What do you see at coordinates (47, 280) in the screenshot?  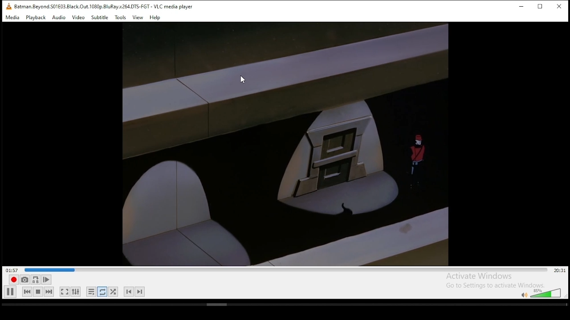 I see `frame by frame` at bounding box center [47, 280].